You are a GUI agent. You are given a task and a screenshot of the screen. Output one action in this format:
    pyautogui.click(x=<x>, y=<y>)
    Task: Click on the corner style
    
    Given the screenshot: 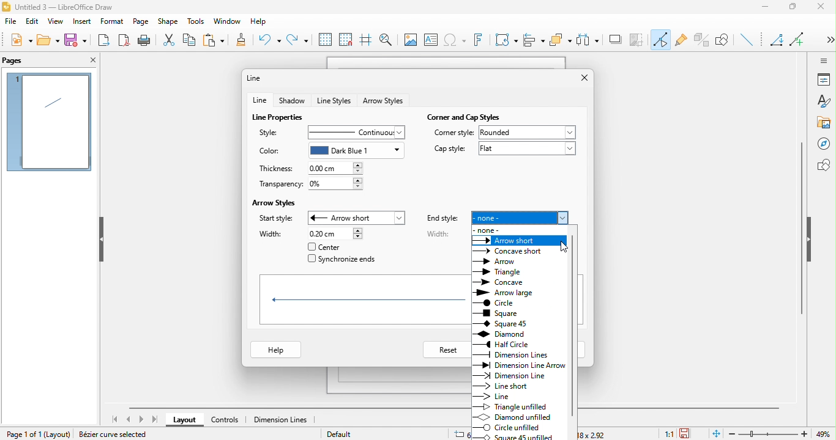 What is the action you would take?
    pyautogui.click(x=454, y=134)
    